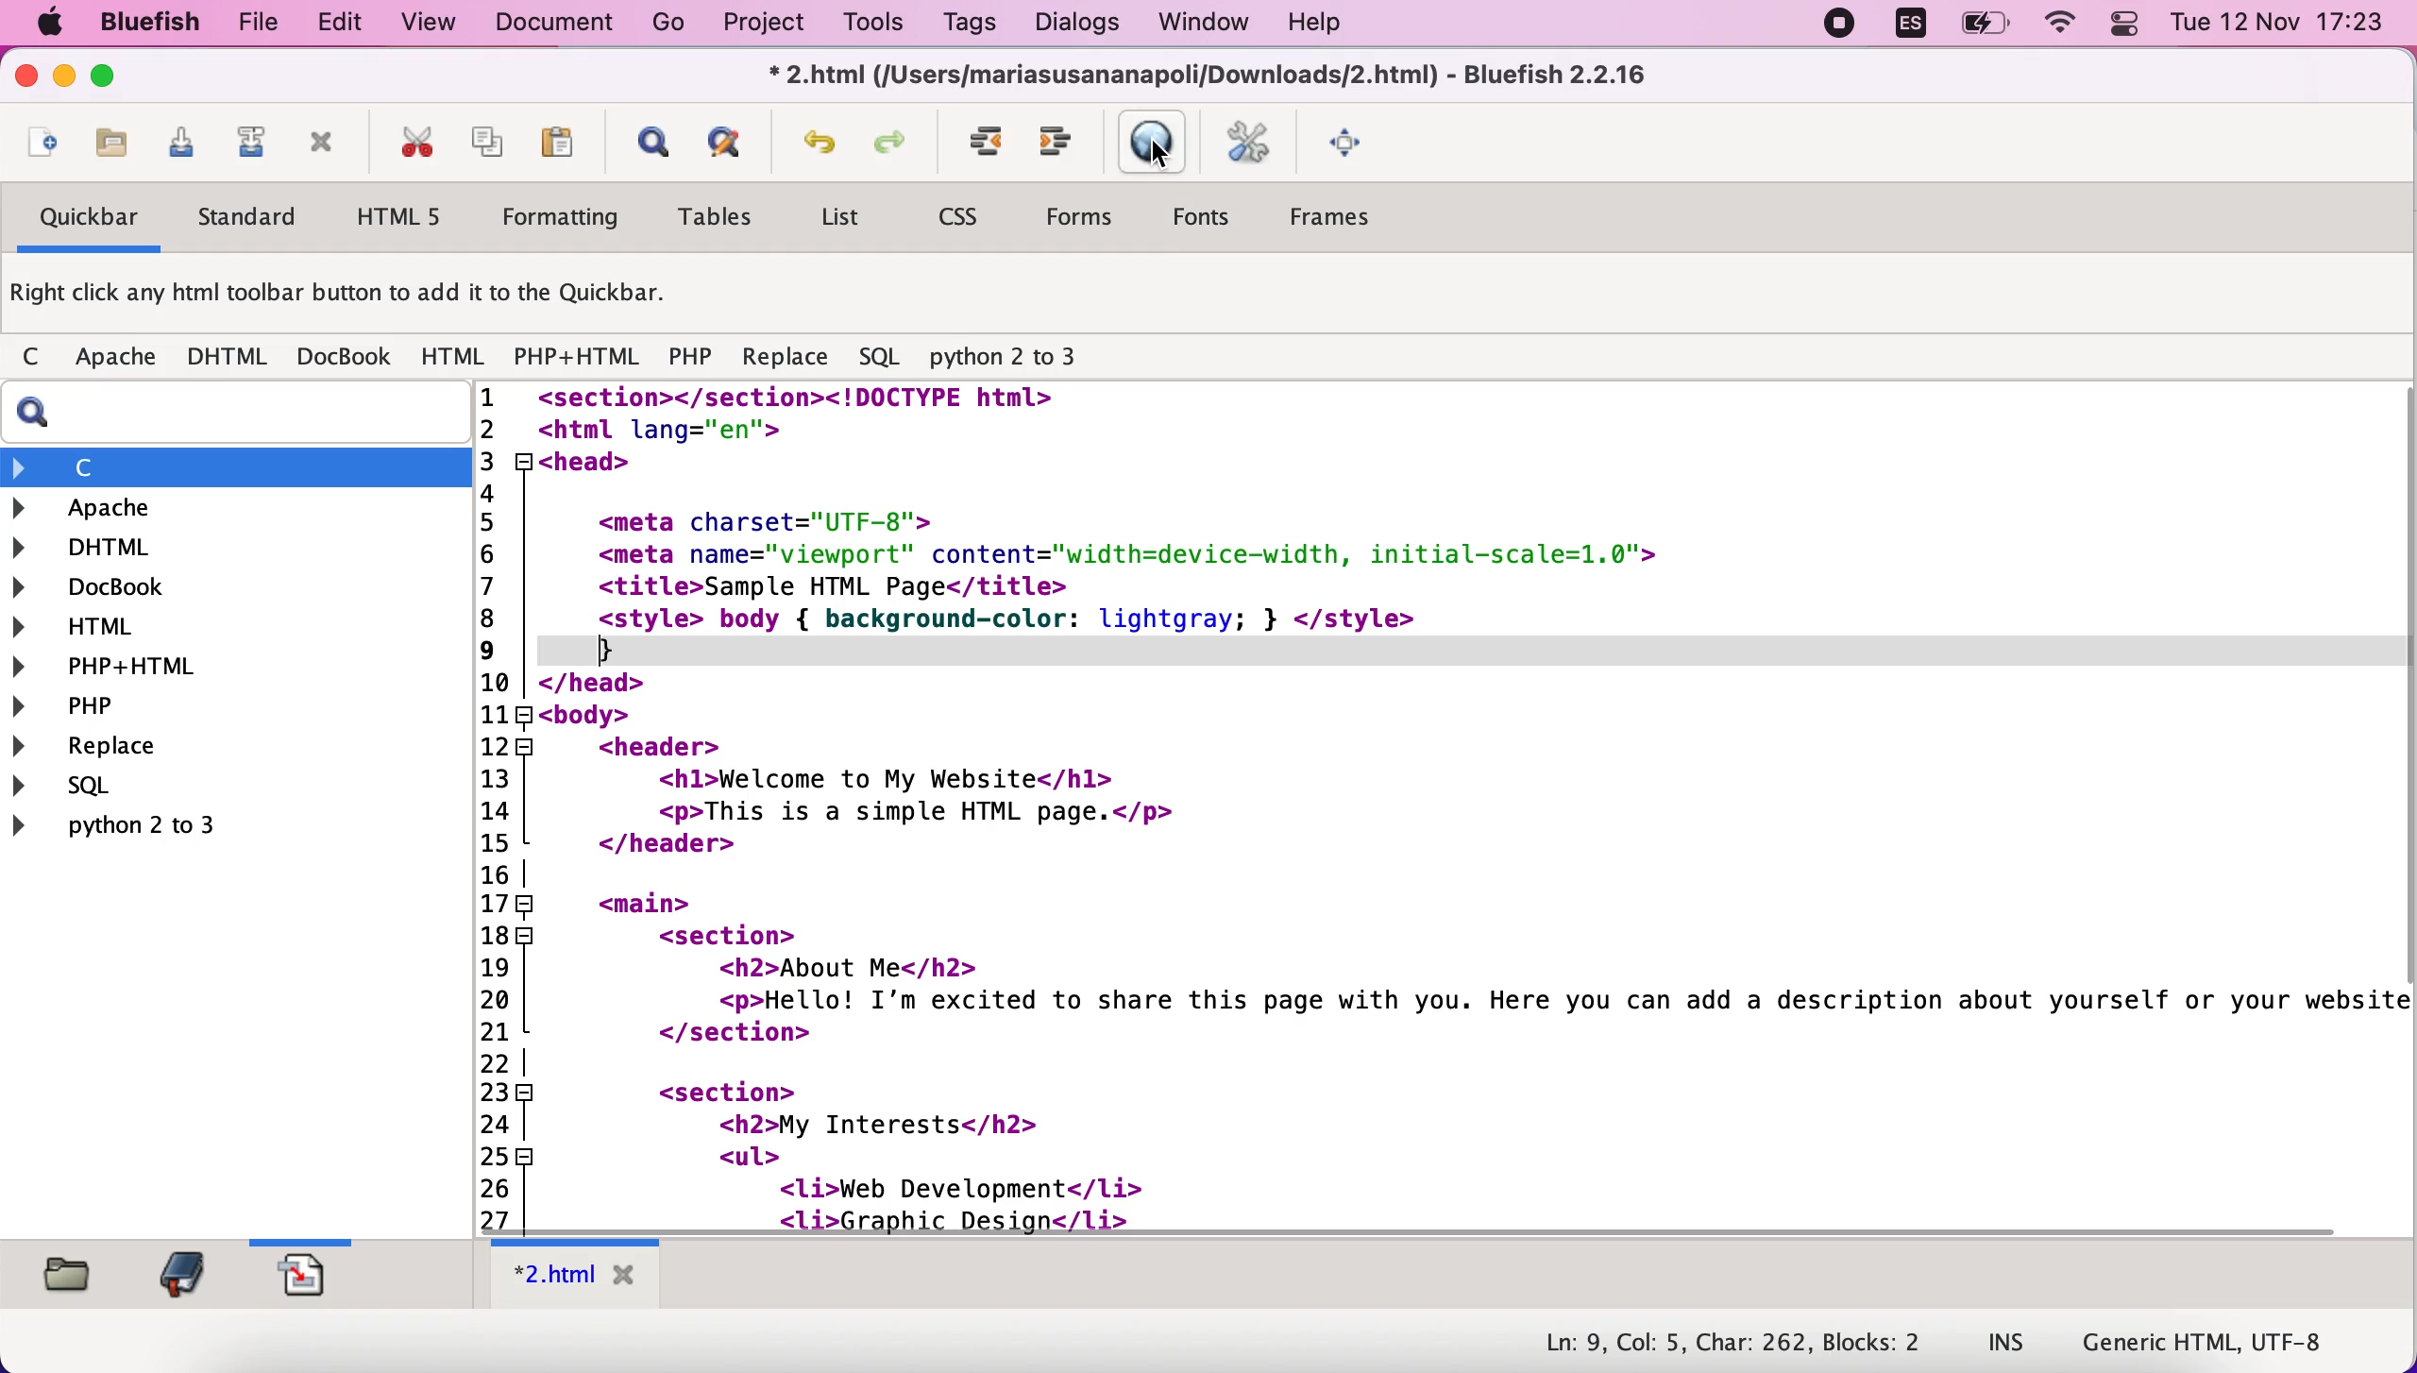 The image size is (2417, 1373). What do you see at coordinates (2278, 24) in the screenshot?
I see `Tue 12 Nov 17:23` at bounding box center [2278, 24].